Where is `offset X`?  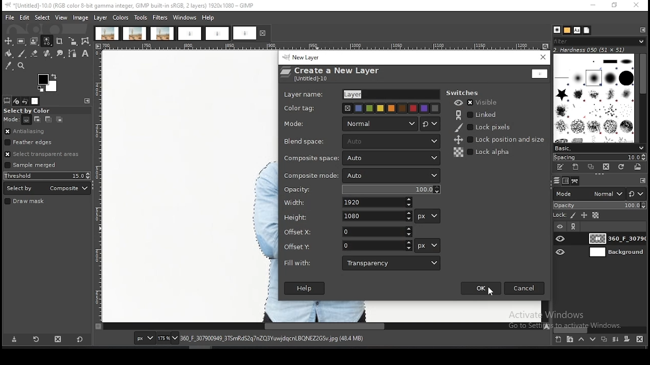 offset X is located at coordinates (297, 232).